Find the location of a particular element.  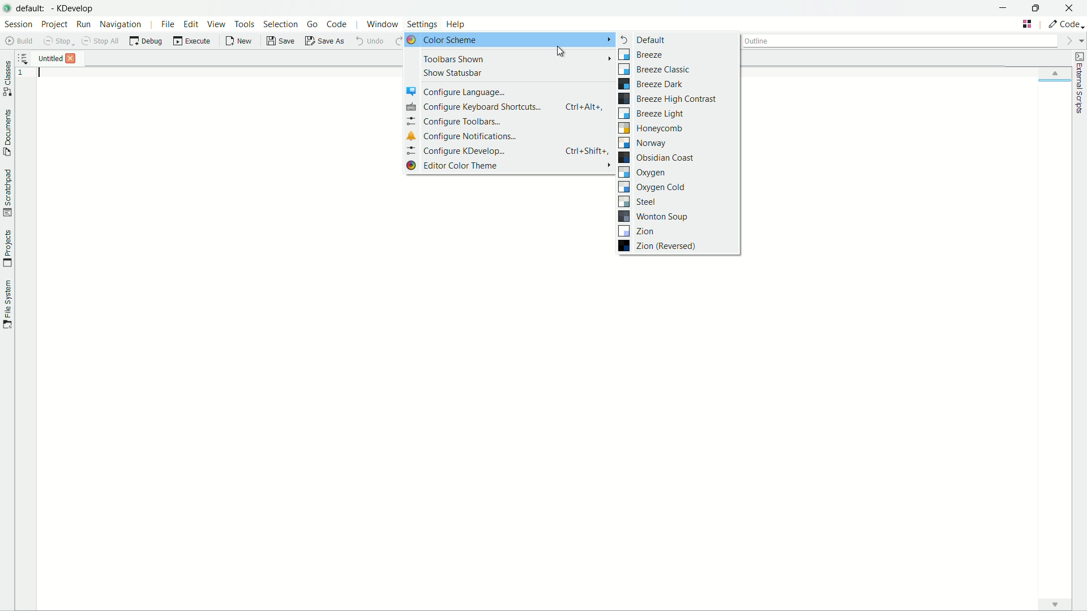

session is located at coordinates (19, 24).